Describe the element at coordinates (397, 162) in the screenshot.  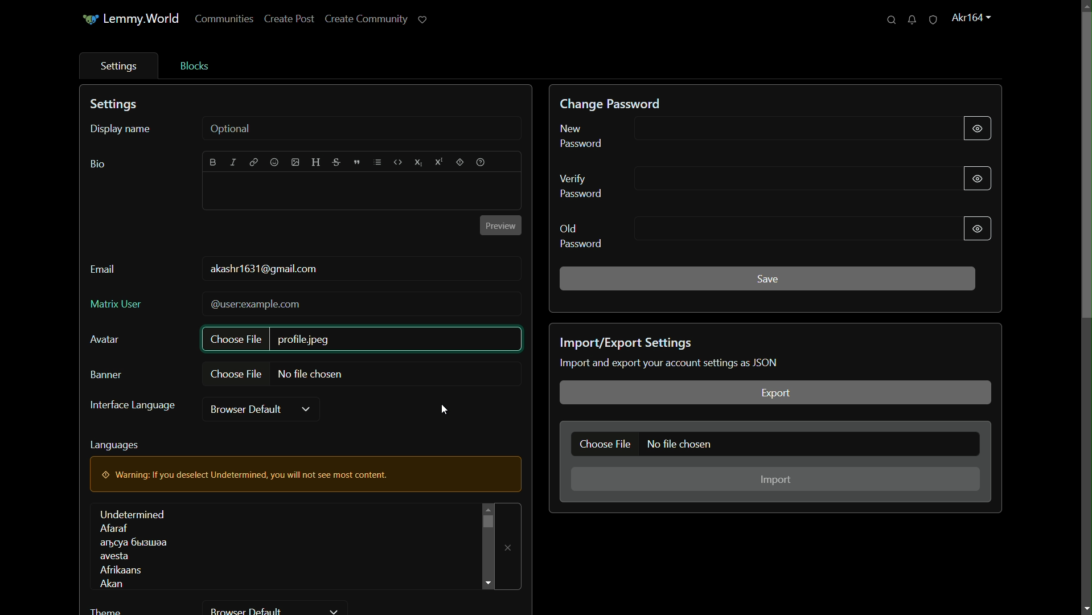
I see `code` at that location.